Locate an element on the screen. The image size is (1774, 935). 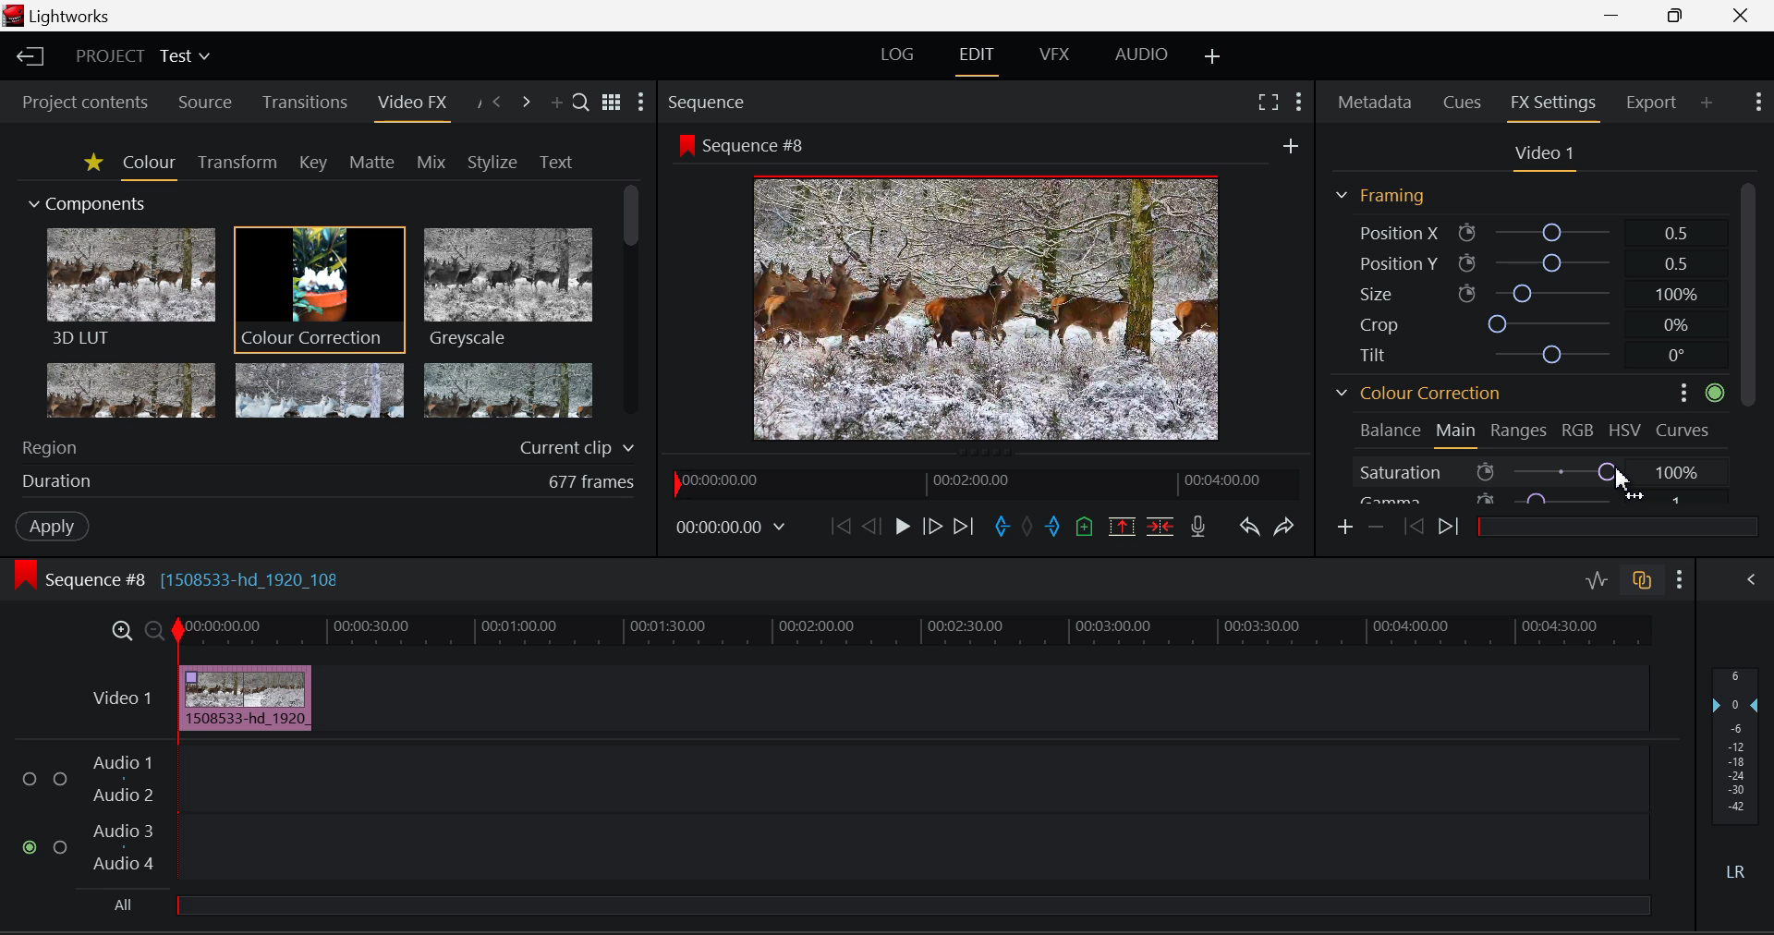
Crop is located at coordinates (1521, 322).